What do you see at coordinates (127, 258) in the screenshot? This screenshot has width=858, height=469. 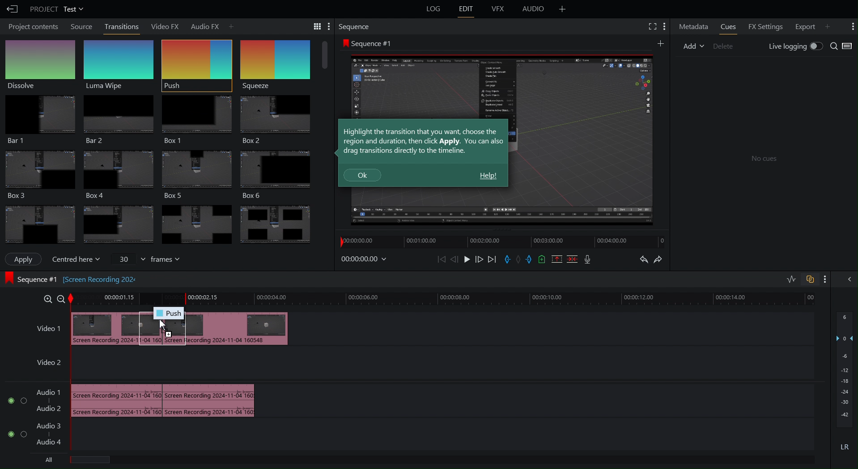 I see `value` at bounding box center [127, 258].